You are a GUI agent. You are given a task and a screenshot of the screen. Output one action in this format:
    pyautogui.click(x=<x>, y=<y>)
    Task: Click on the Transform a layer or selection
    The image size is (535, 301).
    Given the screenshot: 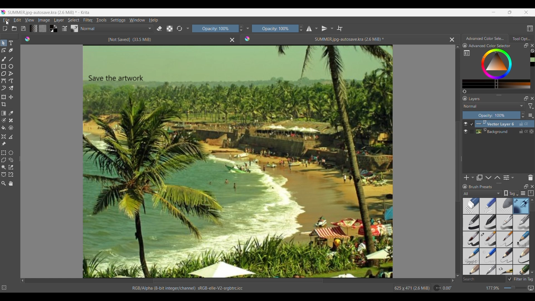 What is the action you would take?
    pyautogui.click(x=3, y=97)
    